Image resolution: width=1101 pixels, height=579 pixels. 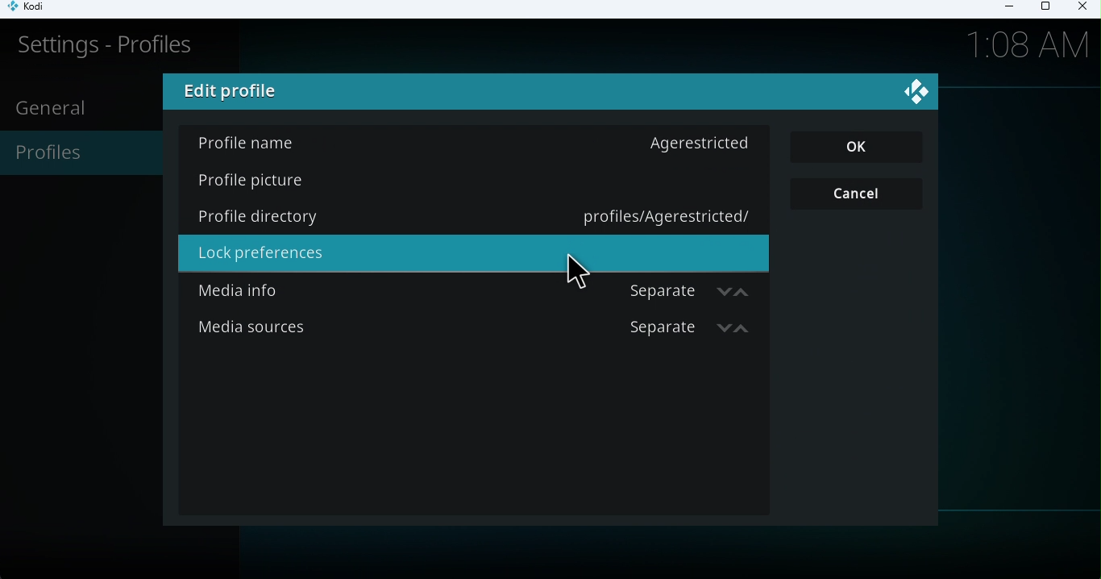 What do you see at coordinates (77, 155) in the screenshot?
I see `Profiles` at bounding box center [77, 155].